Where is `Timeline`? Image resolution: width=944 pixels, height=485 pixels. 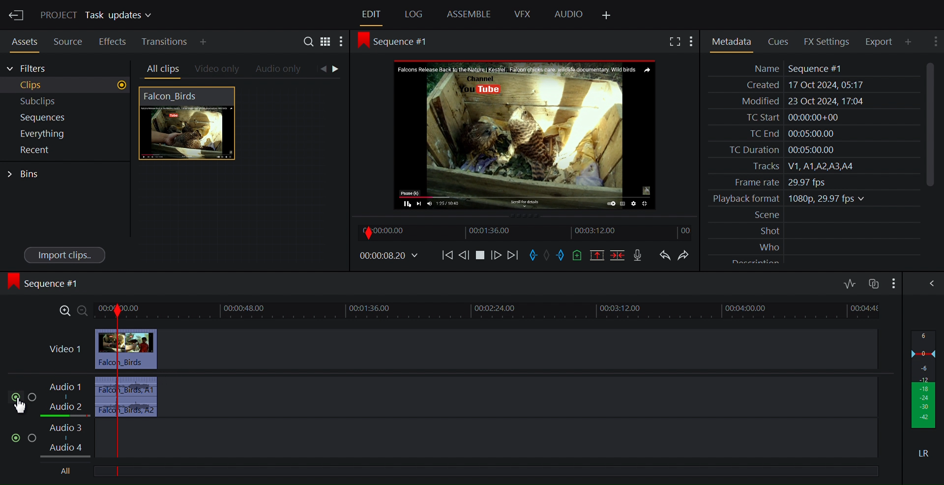 Timeline is located at coordinates (527, 233).